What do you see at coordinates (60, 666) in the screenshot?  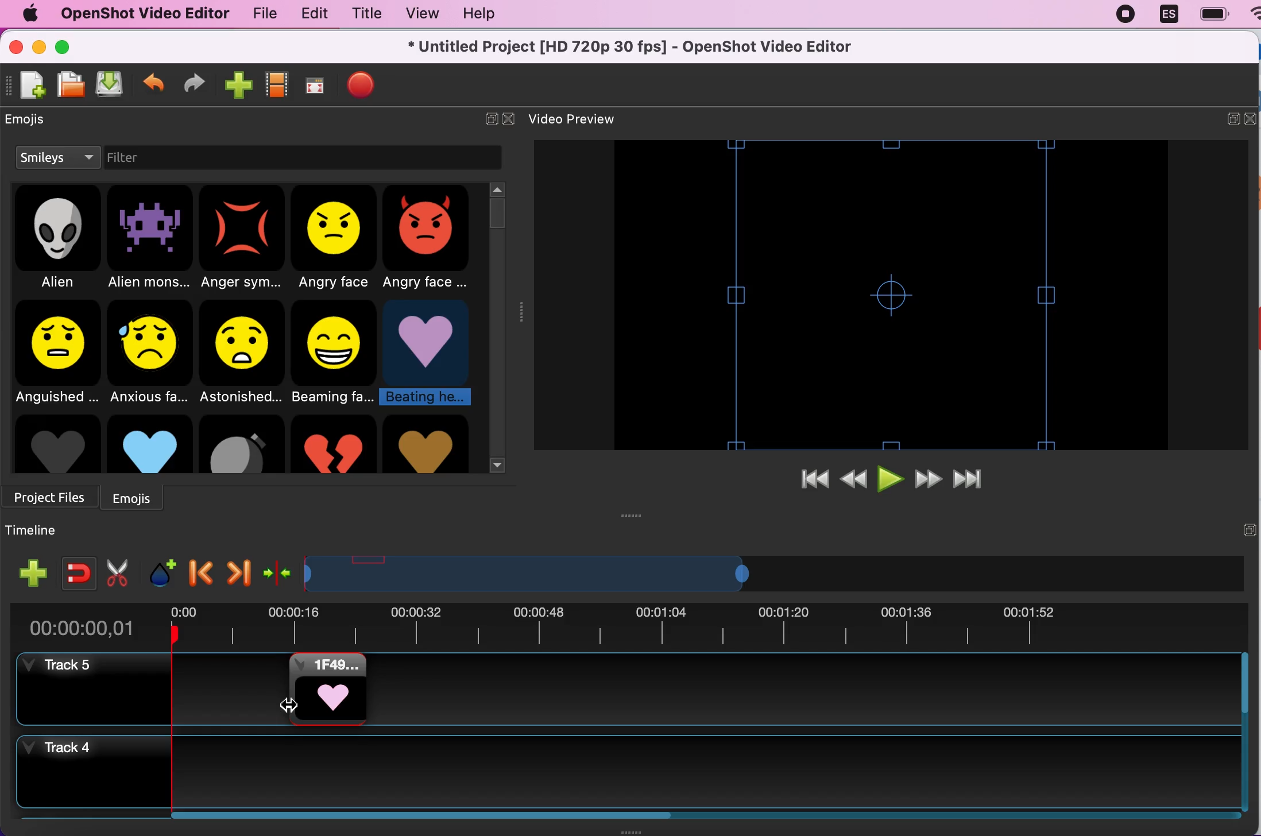 I see `track 5` at bounding box center [60, 666].